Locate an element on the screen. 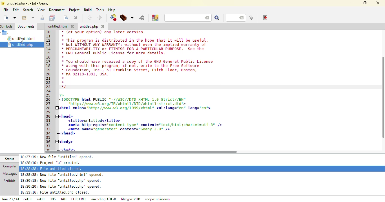 The width and height of the screenshot is (385, 202). ins is located at coordinates (52, 199).